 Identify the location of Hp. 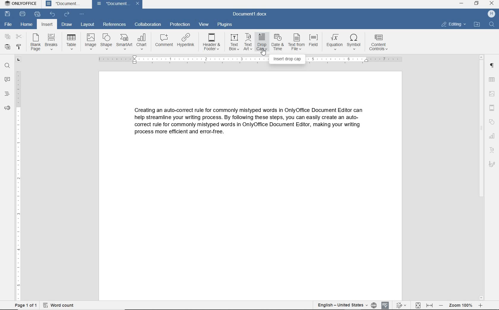
(491, 14).